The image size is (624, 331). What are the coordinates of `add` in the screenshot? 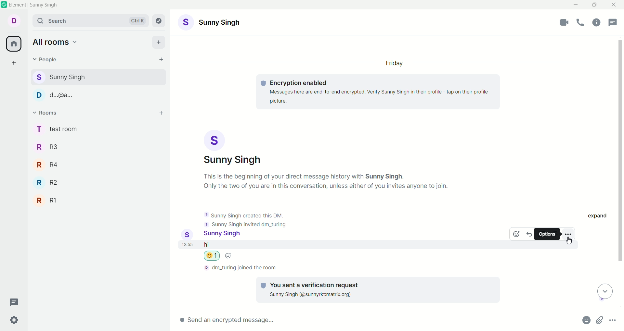 It's located at (161, 115).